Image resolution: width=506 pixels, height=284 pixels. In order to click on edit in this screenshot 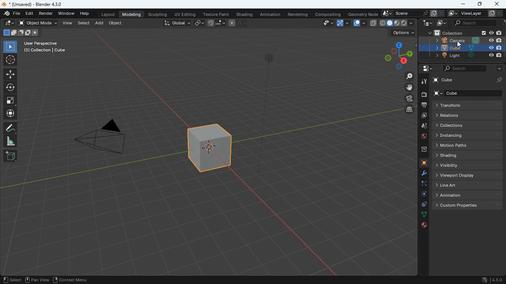, I will do `click(30, 13)`.